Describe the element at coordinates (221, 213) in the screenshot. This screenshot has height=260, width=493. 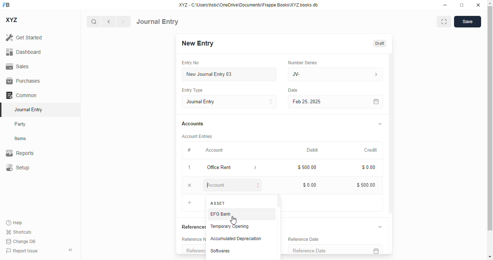
I see `EFG bank` at that location.